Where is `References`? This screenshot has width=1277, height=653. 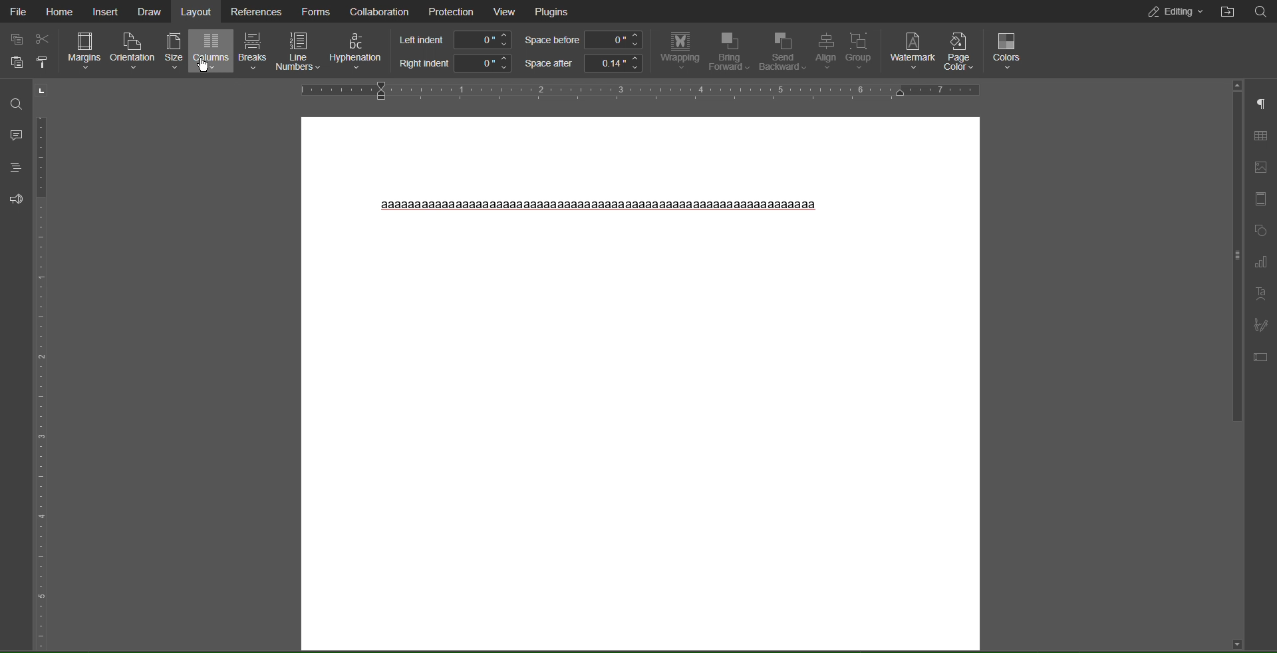 References is located at coordinates (258, 11).